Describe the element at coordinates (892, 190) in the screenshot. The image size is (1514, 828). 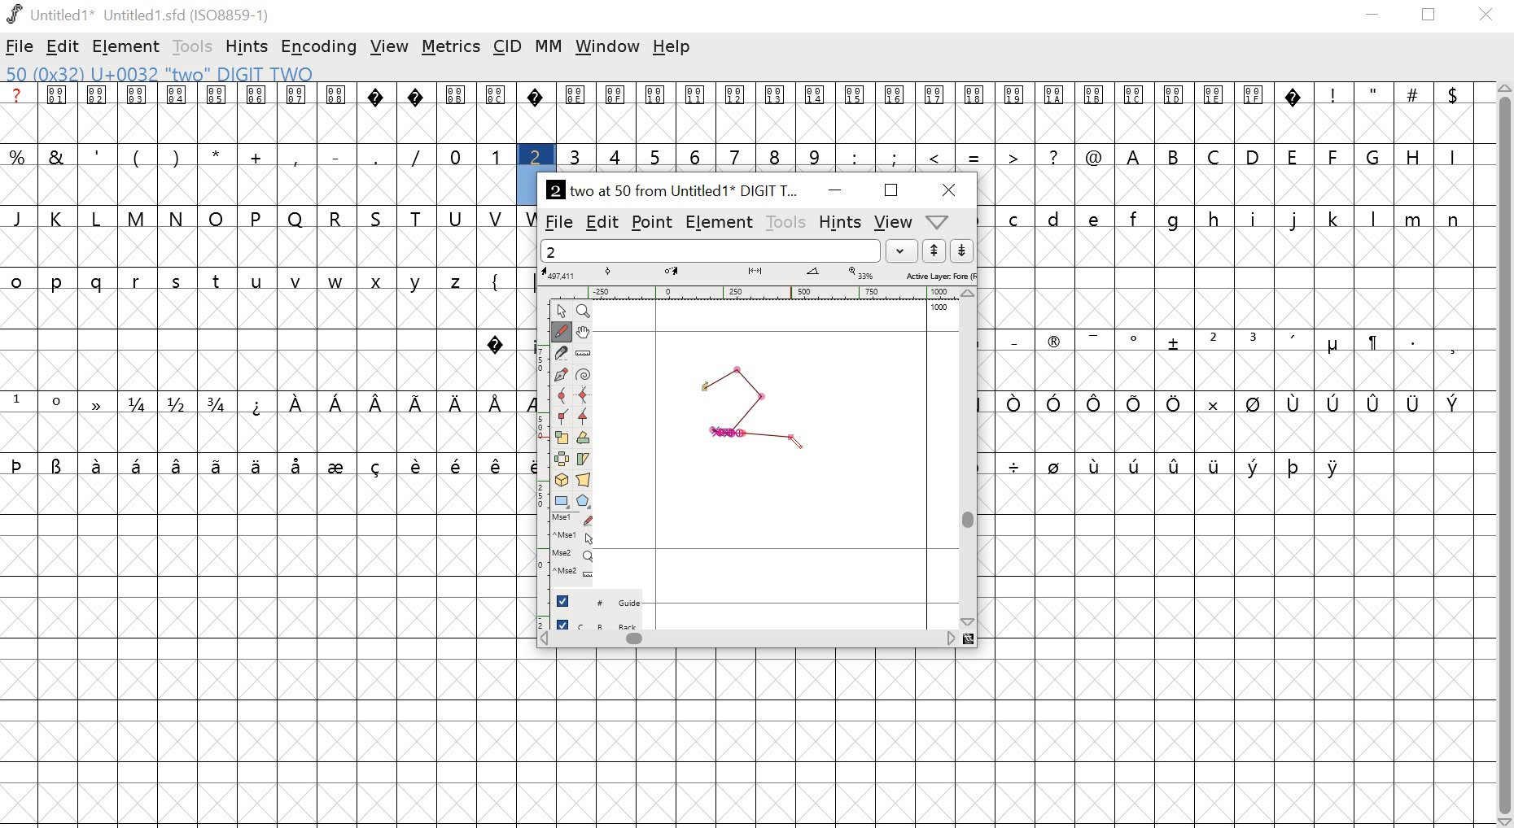
I see `maximize` at that location.